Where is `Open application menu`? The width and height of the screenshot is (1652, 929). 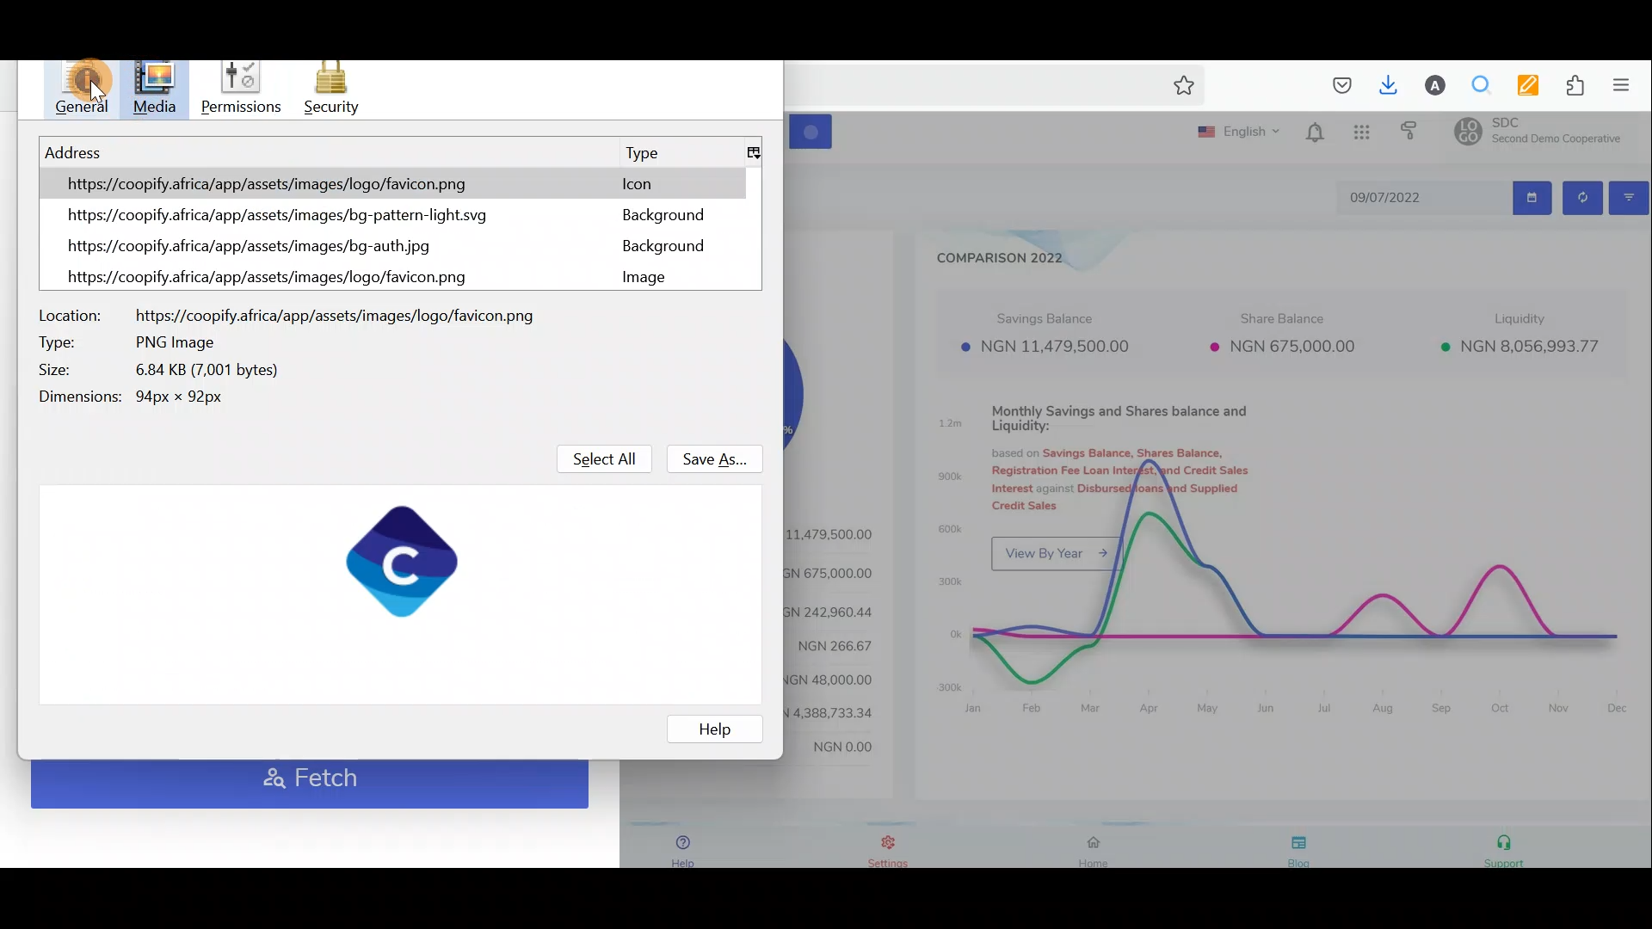 Open application menu is located at coordinates (1626, 86).